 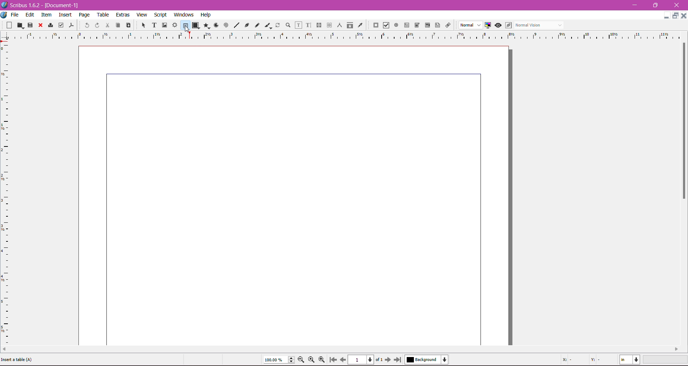 I want to click on Cut, so click(x=106, y=25).